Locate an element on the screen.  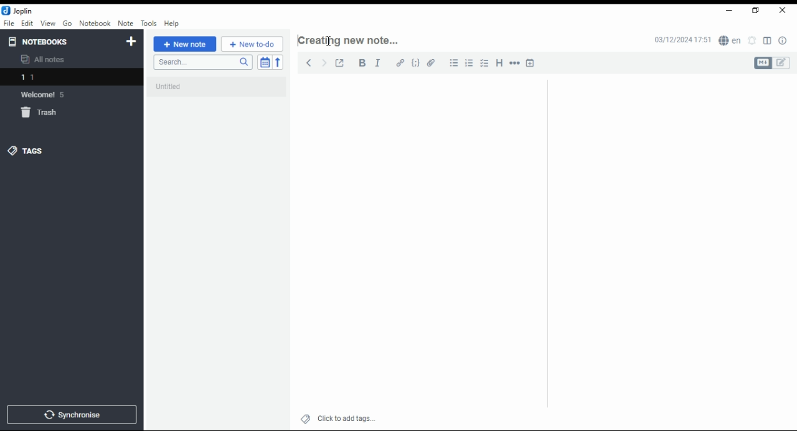
untitled is located at coordinates (220, 91).